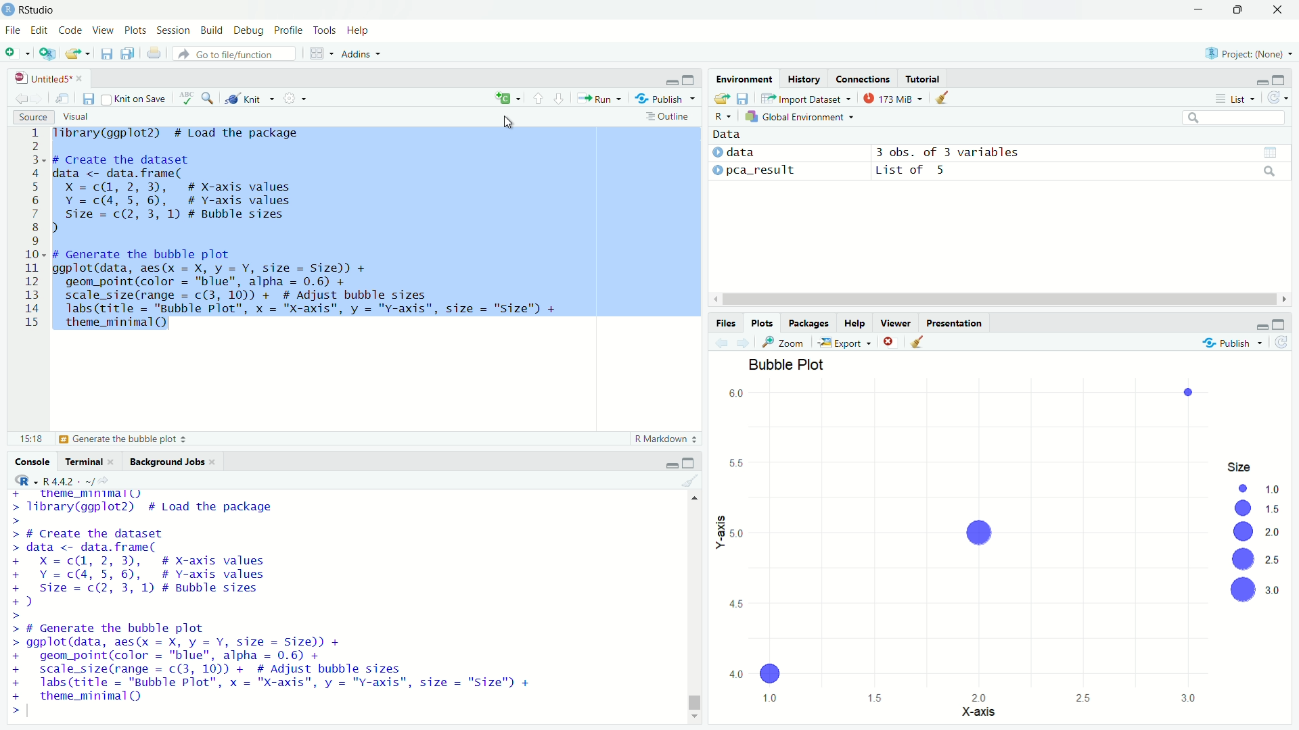 The width and height of the screenshot is (1299, 730). I want to click on data, so click(728, 135).